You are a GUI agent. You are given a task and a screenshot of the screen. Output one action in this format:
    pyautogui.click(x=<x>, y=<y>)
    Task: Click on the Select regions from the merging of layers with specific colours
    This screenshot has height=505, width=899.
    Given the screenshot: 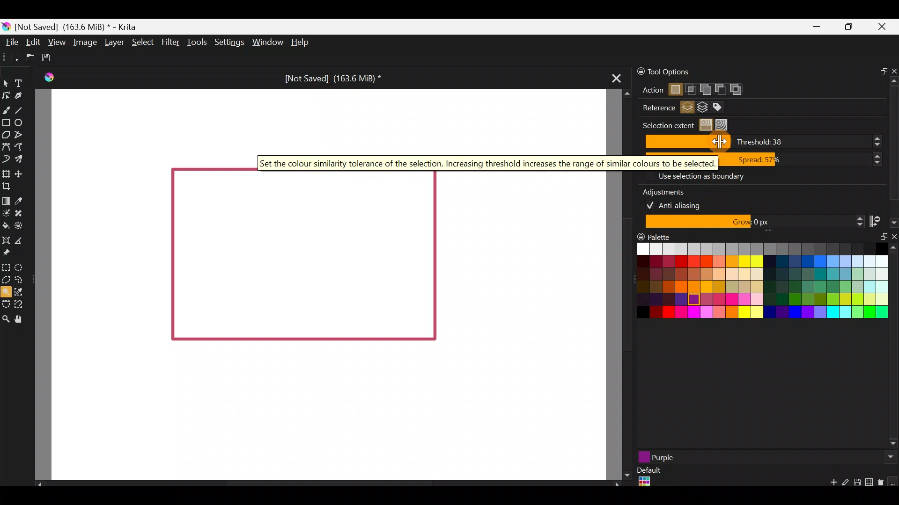 What is the action you would take?
    pyautogui.click(x=722, y=108)
    